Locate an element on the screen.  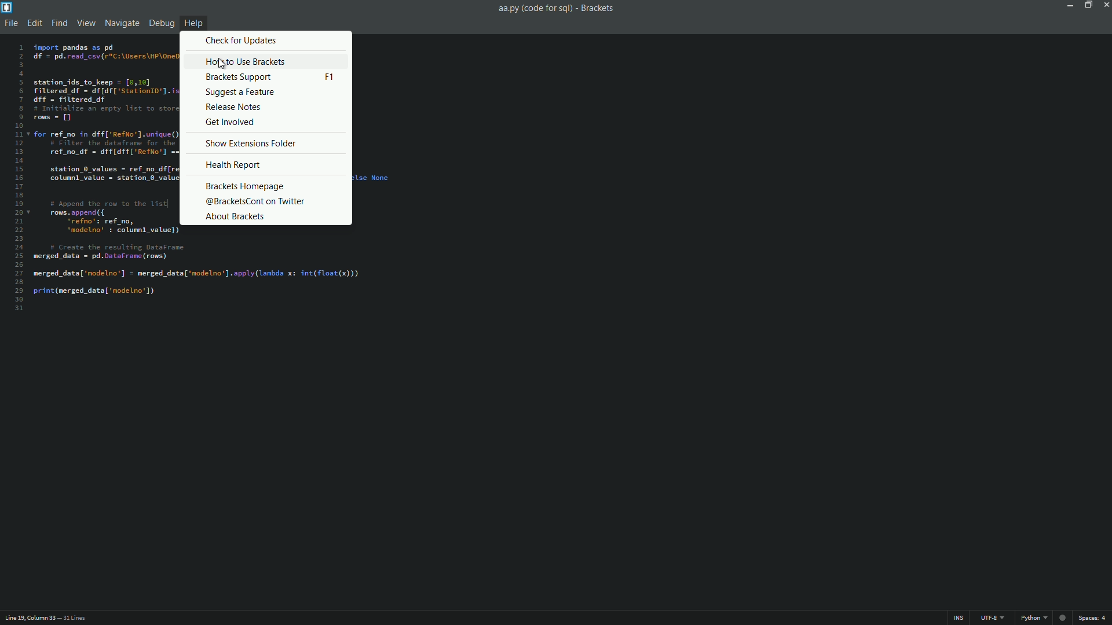
view menu is located at coordinates (86, 24).